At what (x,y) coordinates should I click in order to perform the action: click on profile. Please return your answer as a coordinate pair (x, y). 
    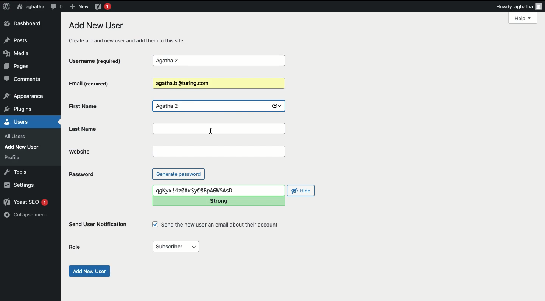
    Looking at the image, I should click on (14, 157).